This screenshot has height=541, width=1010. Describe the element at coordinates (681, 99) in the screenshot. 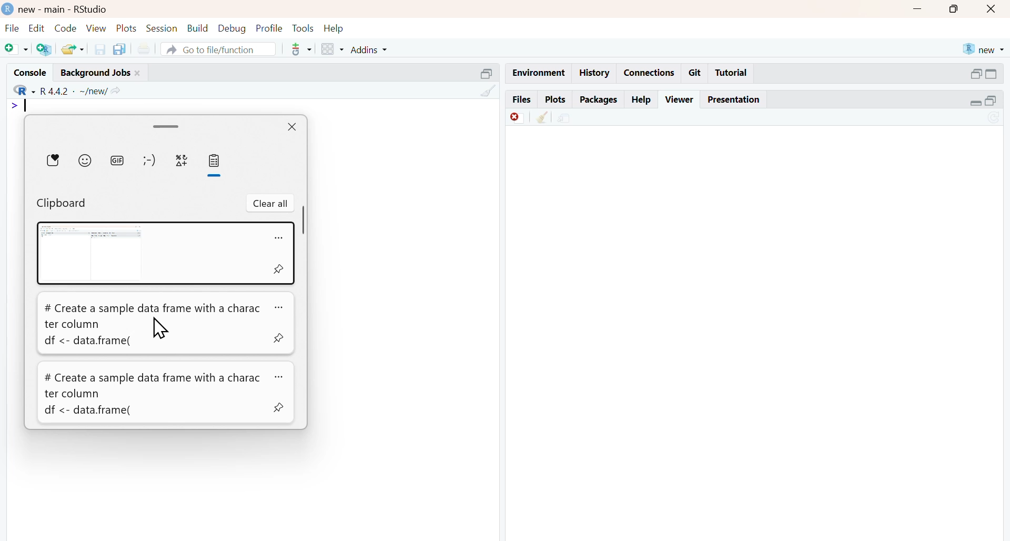

I see `viewer` at that location.